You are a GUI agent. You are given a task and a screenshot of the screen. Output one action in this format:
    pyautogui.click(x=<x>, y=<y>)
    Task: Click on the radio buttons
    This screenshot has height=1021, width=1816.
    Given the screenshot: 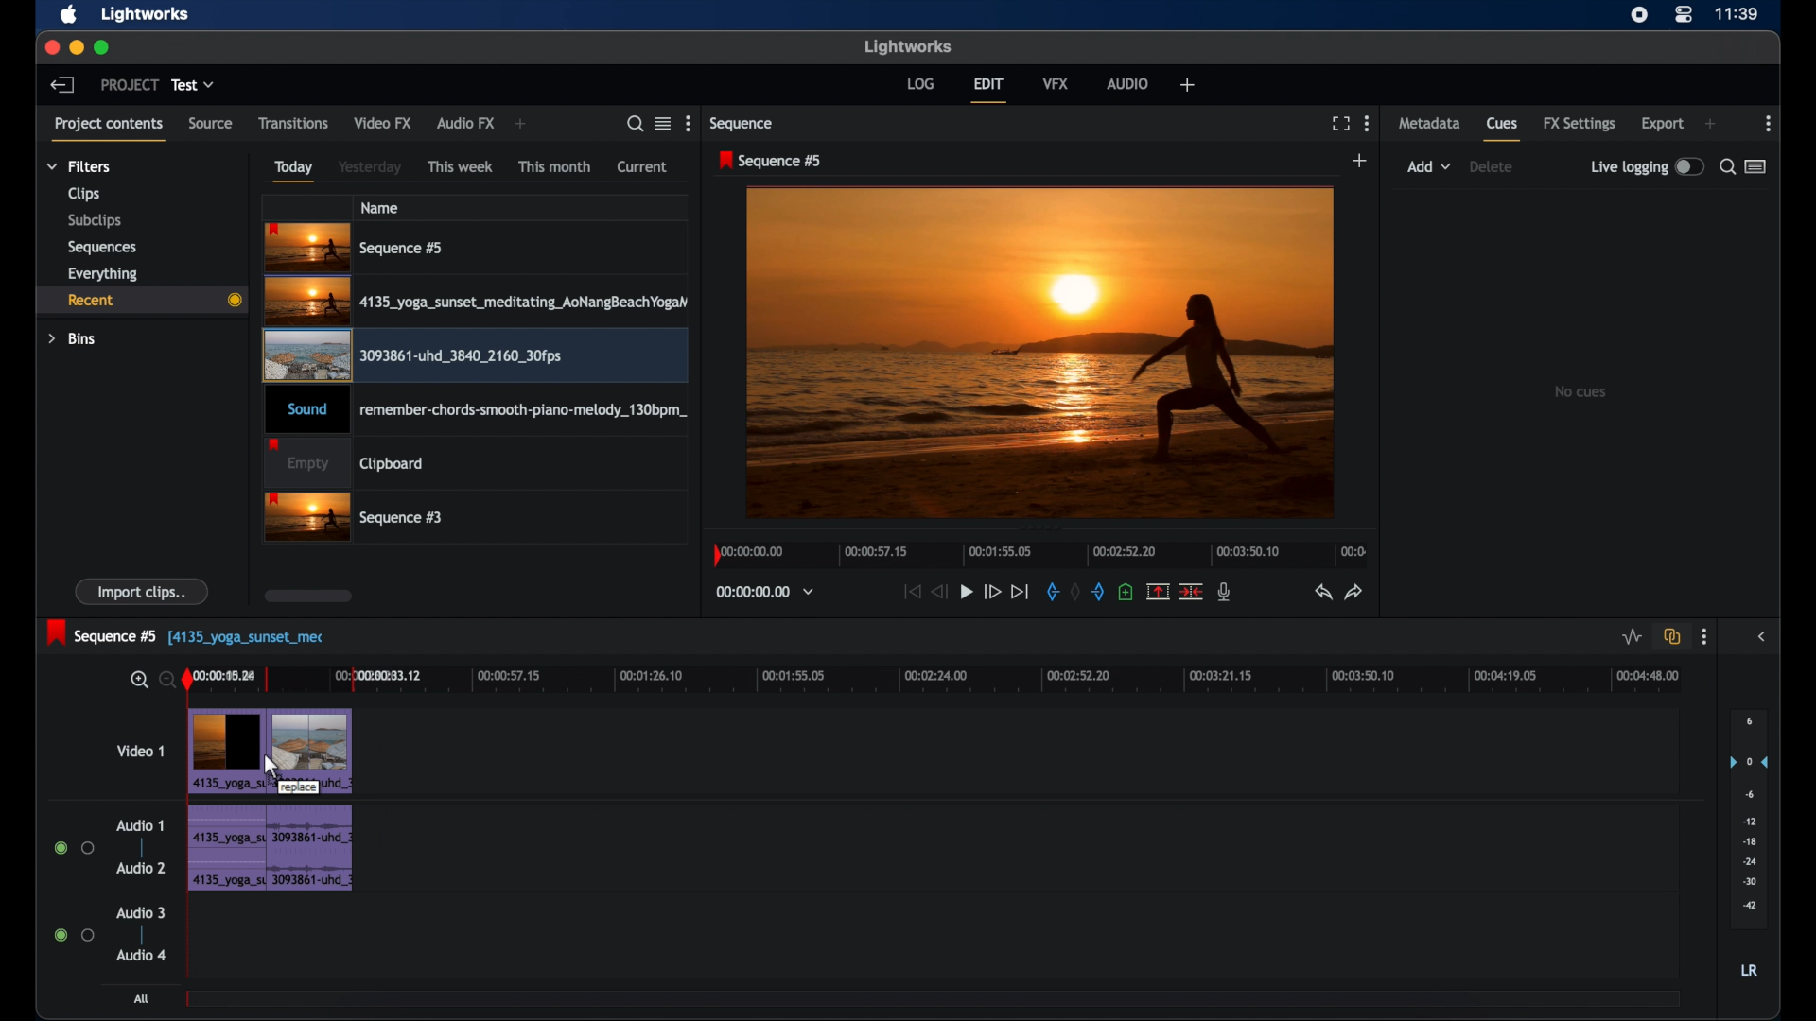 What is the action you would take?
    pyautogui.click(x=74, y=848)
    